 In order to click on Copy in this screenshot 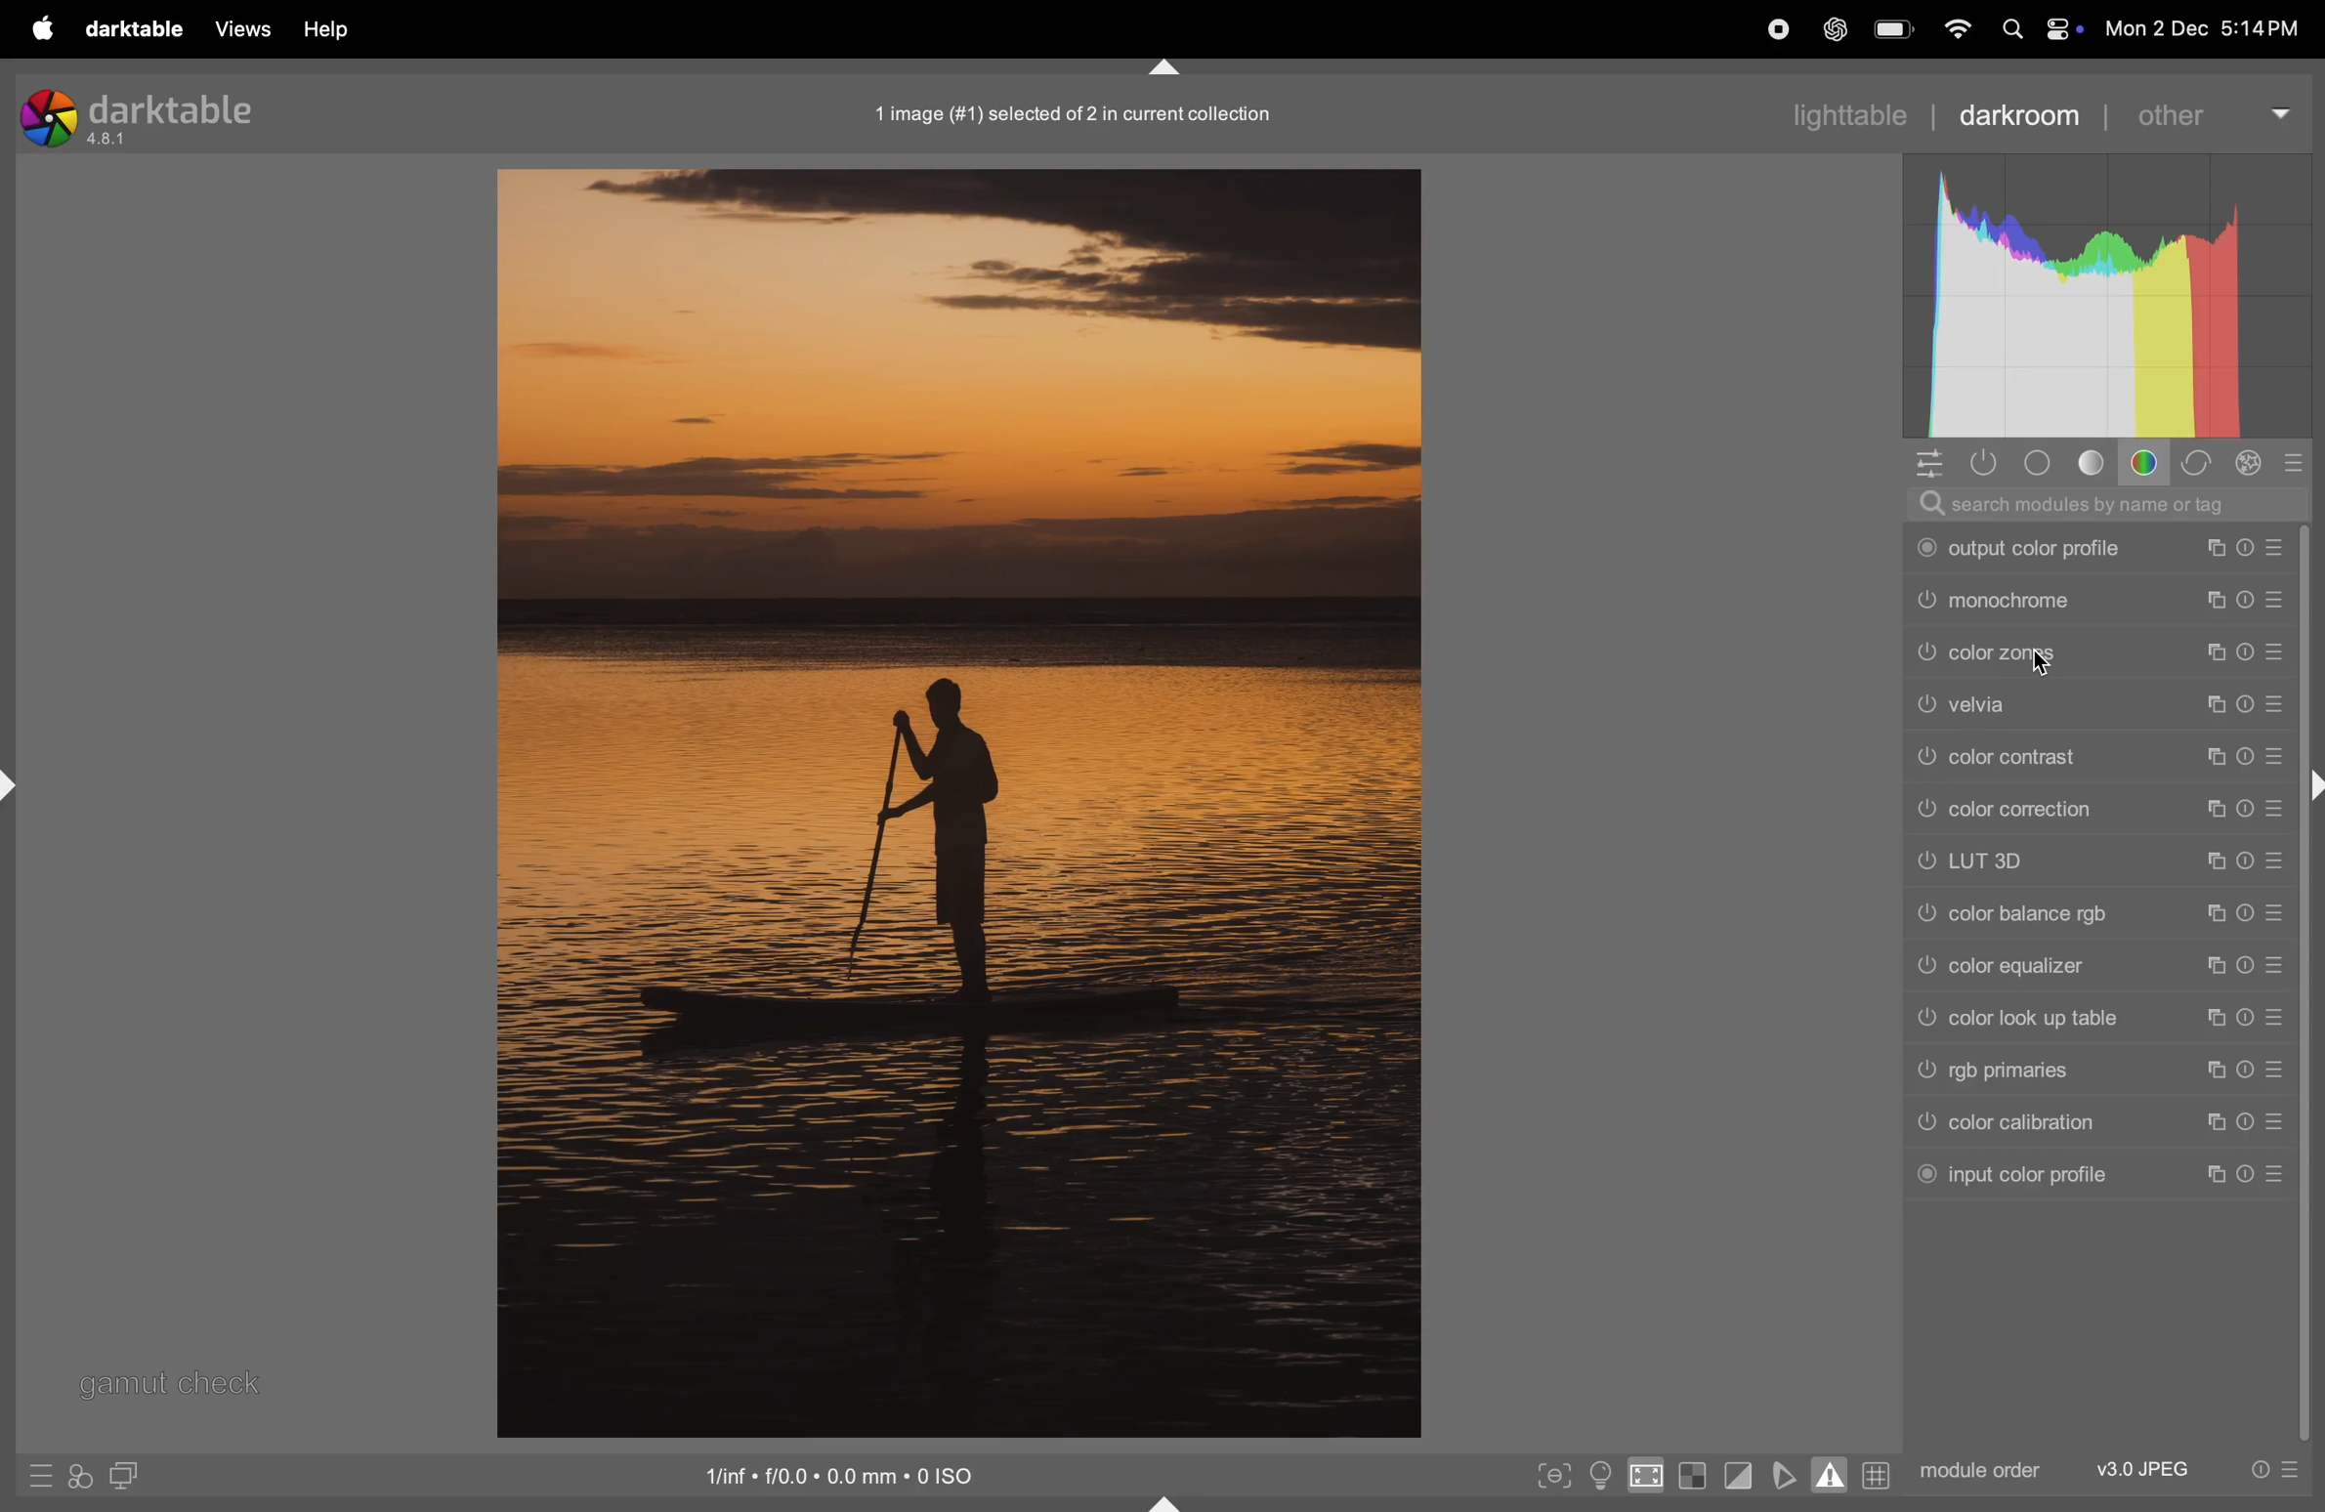, I will do `click(2212, 913)`.